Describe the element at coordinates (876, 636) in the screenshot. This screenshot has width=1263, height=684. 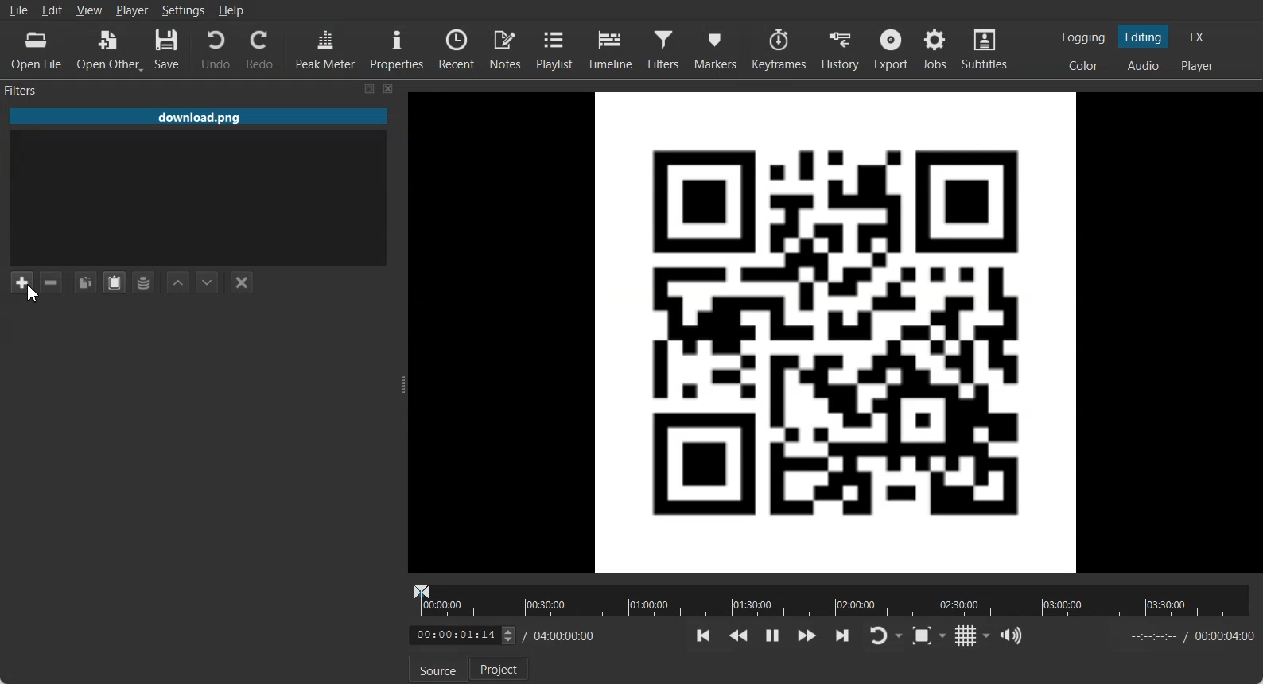
I see `Toggle player lopping` at that location.